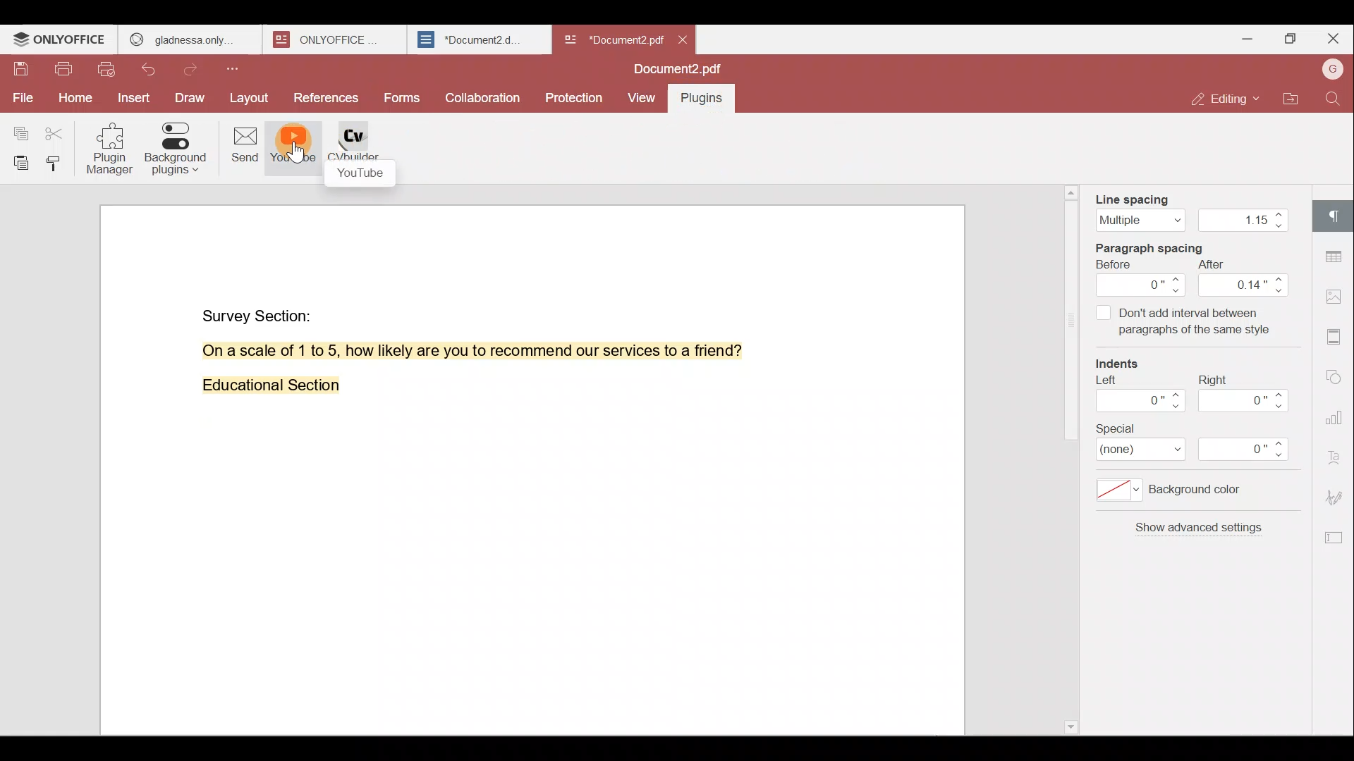 This screenshot has width=1354, height=761. What do you see at coordinates (134, 99) in the screenshot?
I see `Insert` at bounding box center [134, 99].